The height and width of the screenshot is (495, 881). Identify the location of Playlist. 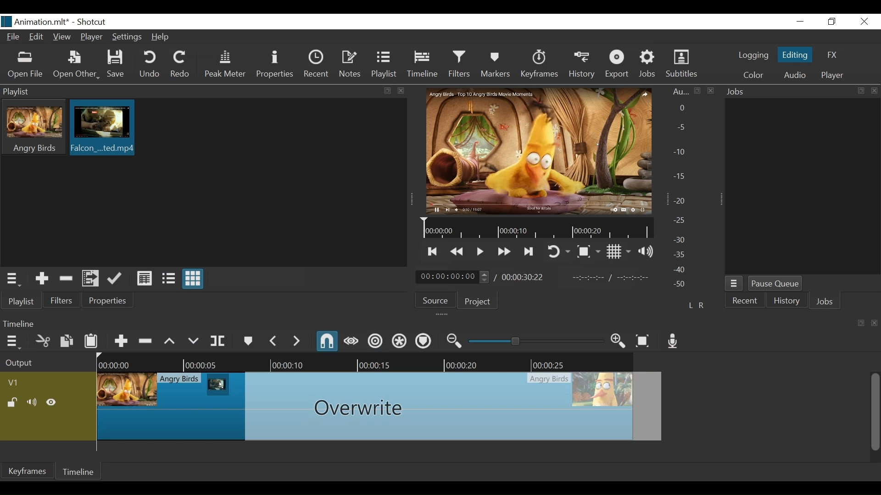
(385, 65).